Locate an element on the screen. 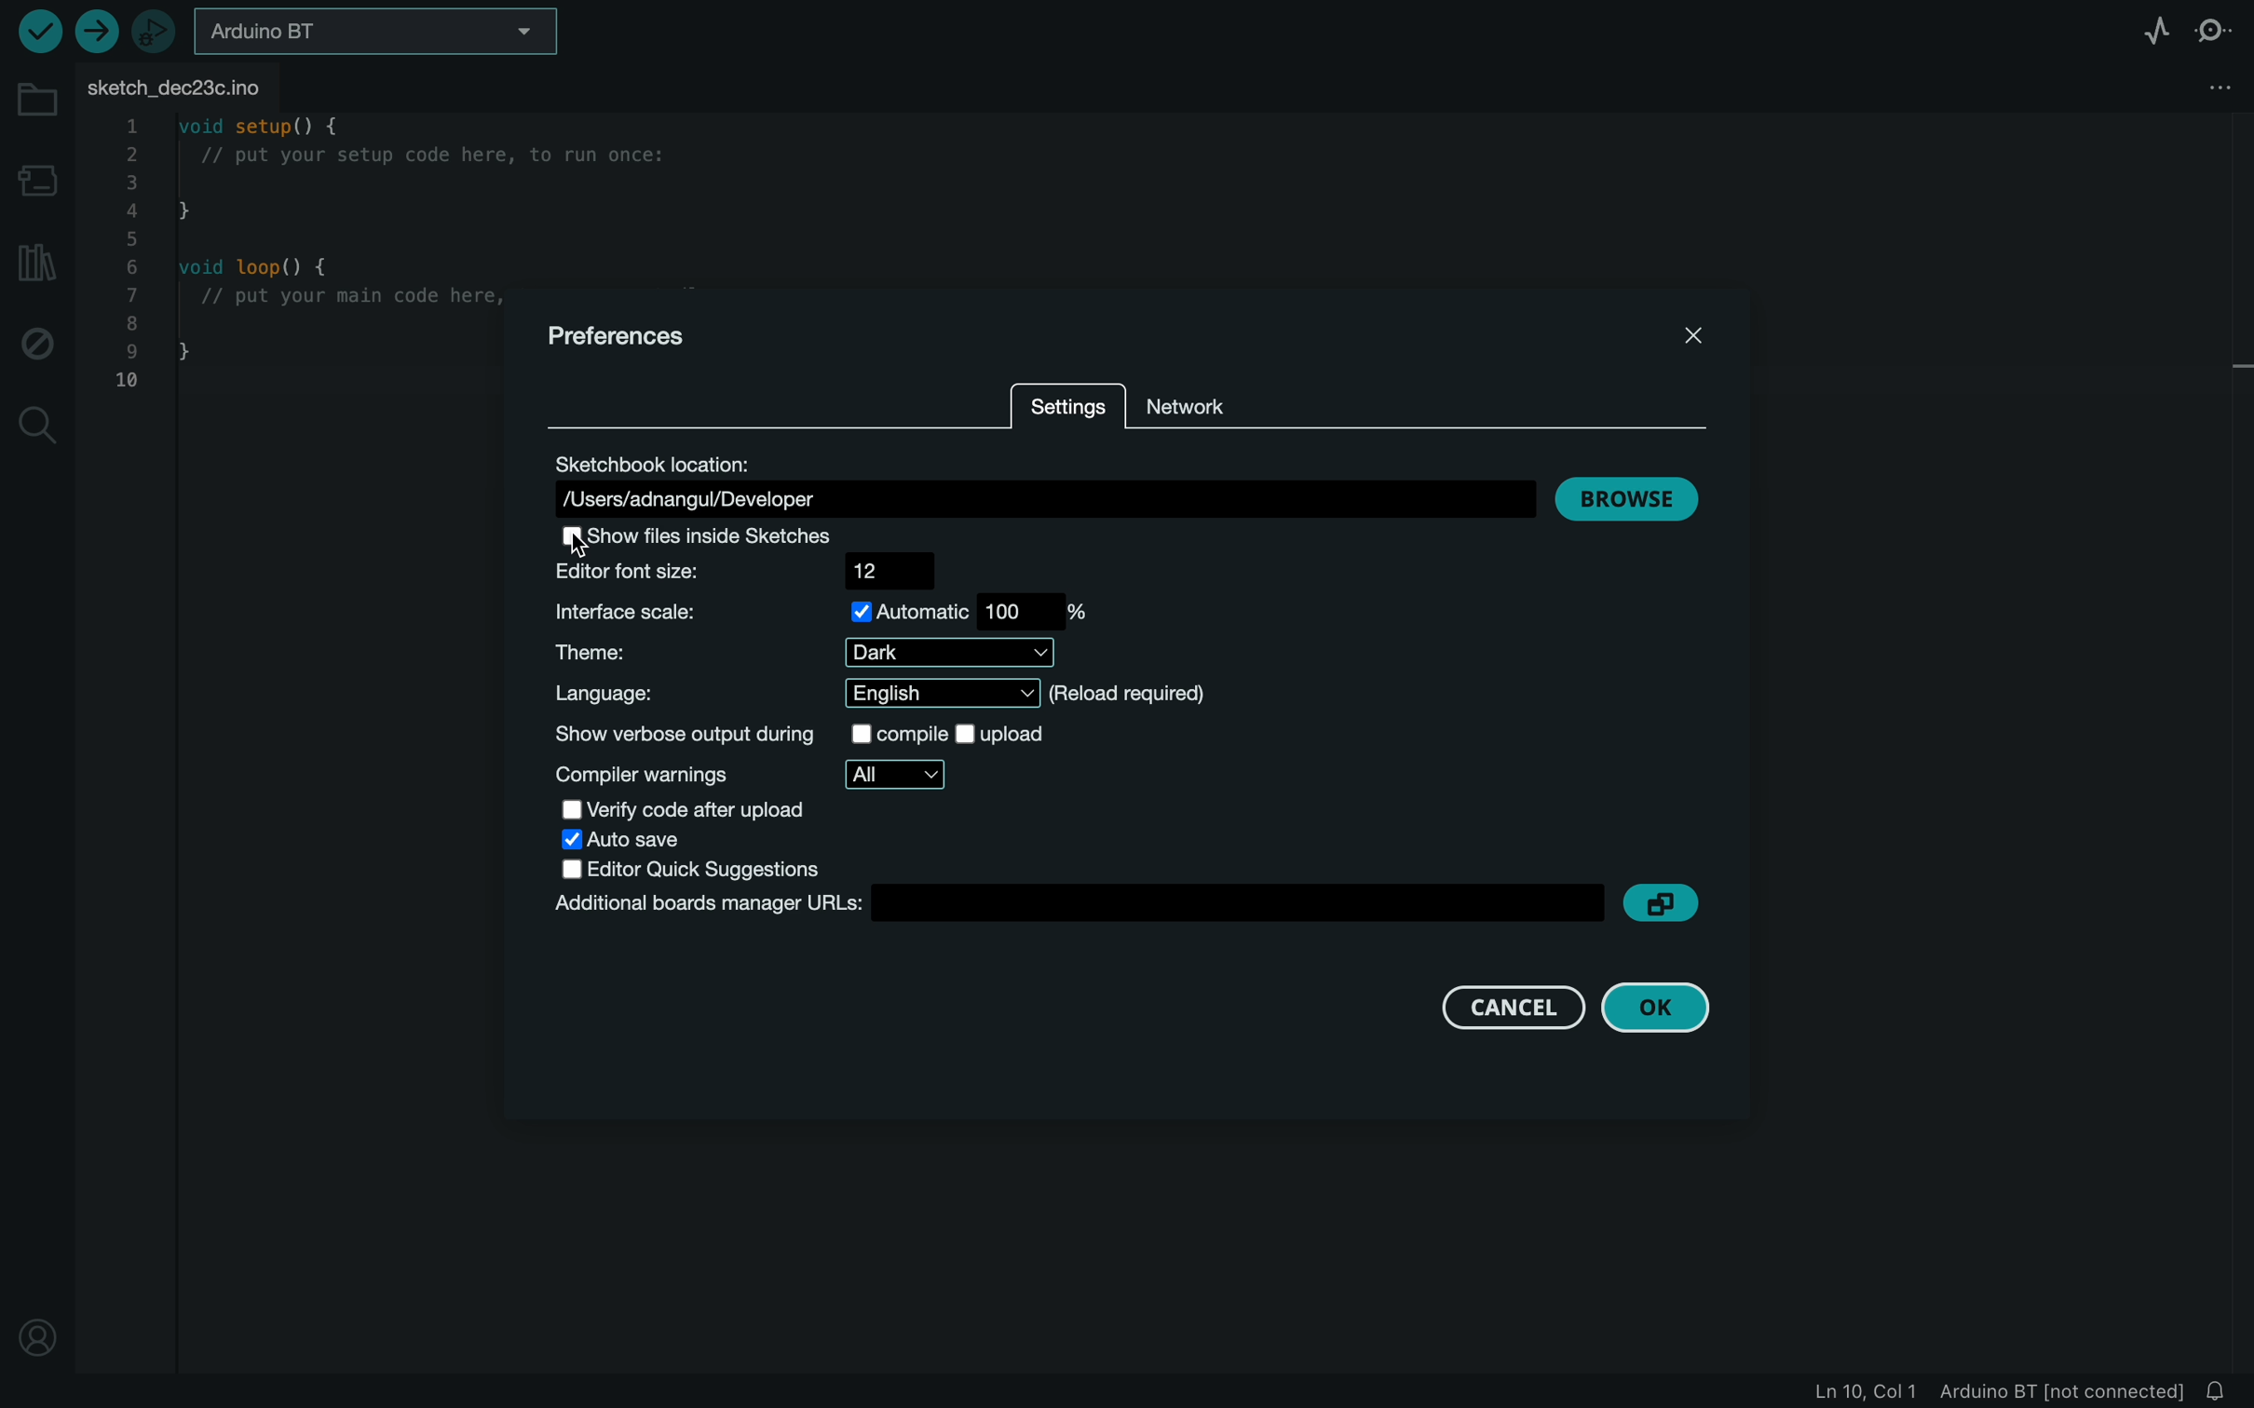  debug is located at coordinates (39, 345).